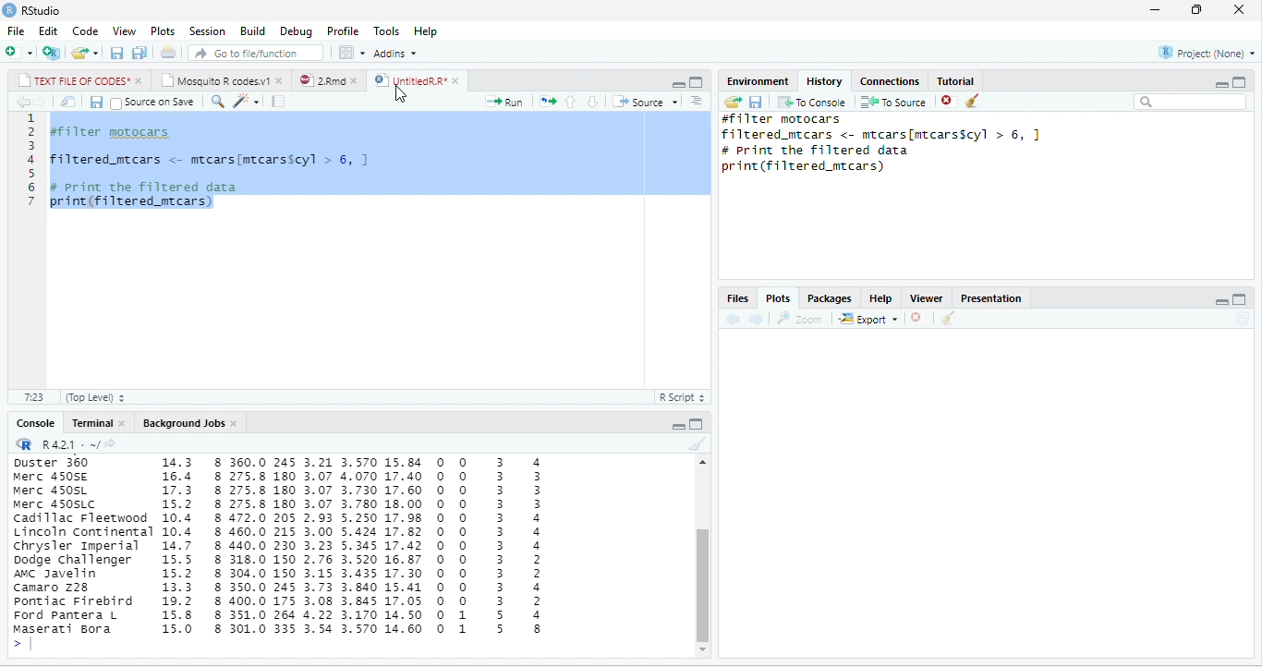 Image resolution: width=1262 pixels, height=667 pixels. What do you see at coordinates (182, 423) in the screenshot?
I see `Background Jobs` at bounding box center [182, 423].